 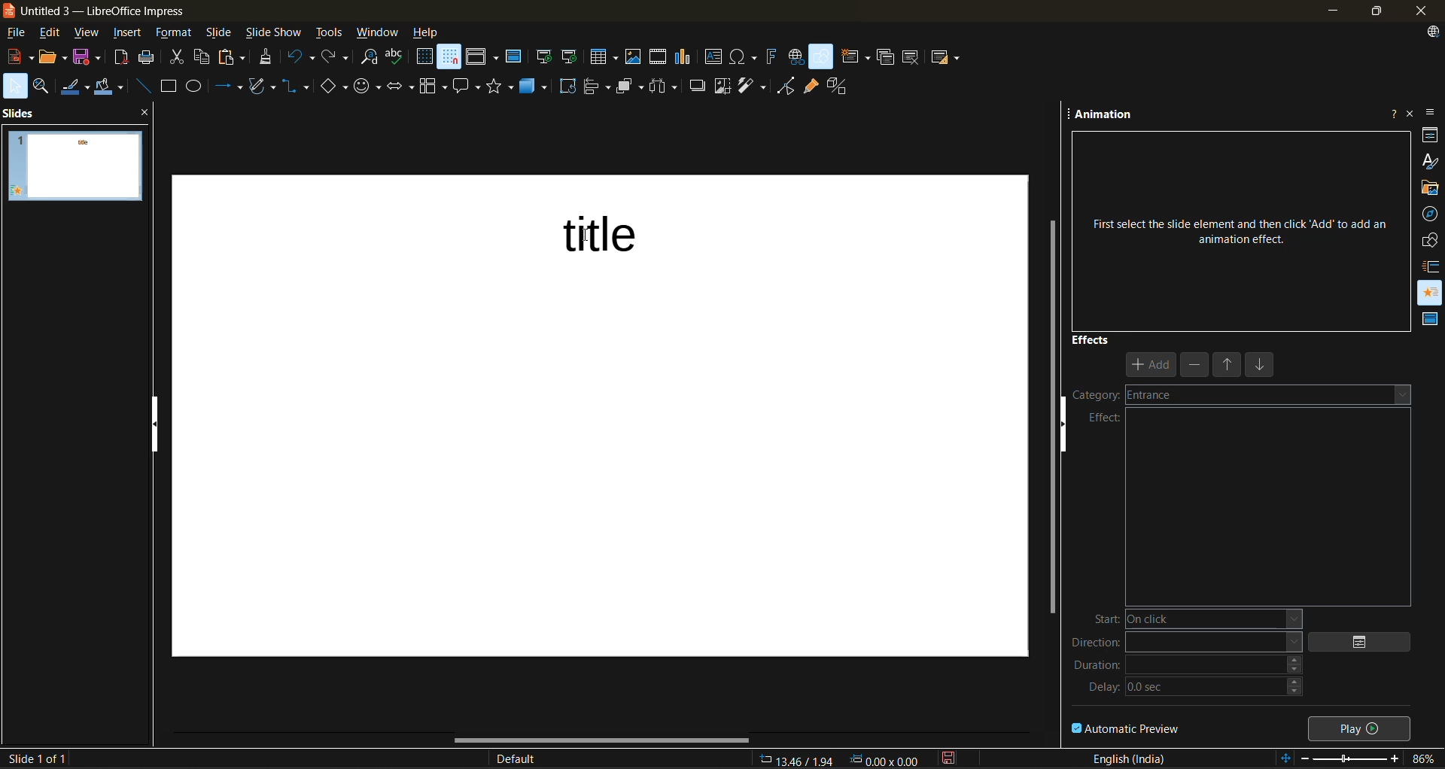 I want to click on click to save, so click(x=951, y=758).